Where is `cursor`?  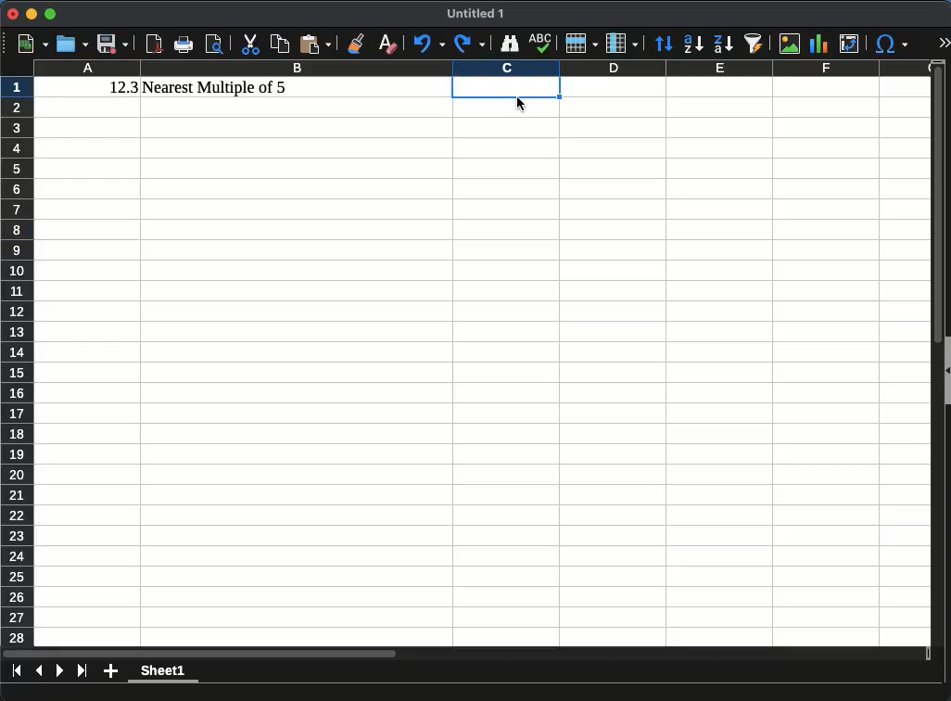
cursor is located at coordinates (521, 106).